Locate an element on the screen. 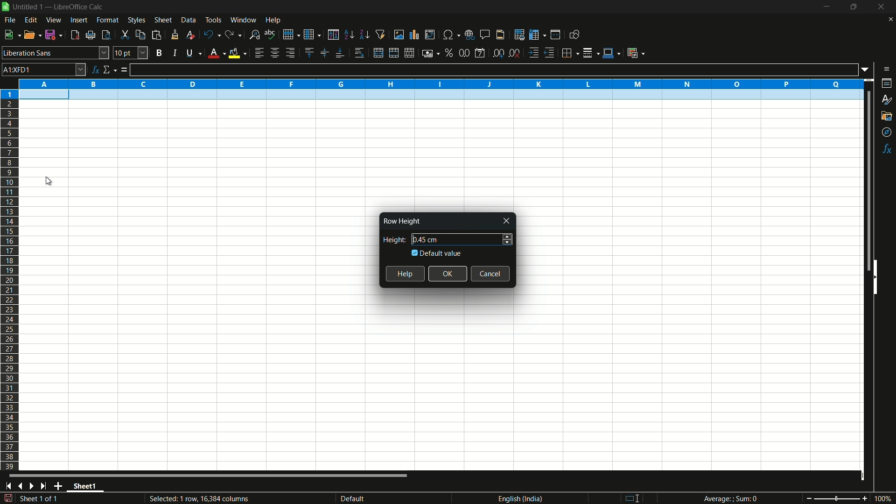 The width and height of the screenshot is (896, 504). print is located at coordinates (91, 35).